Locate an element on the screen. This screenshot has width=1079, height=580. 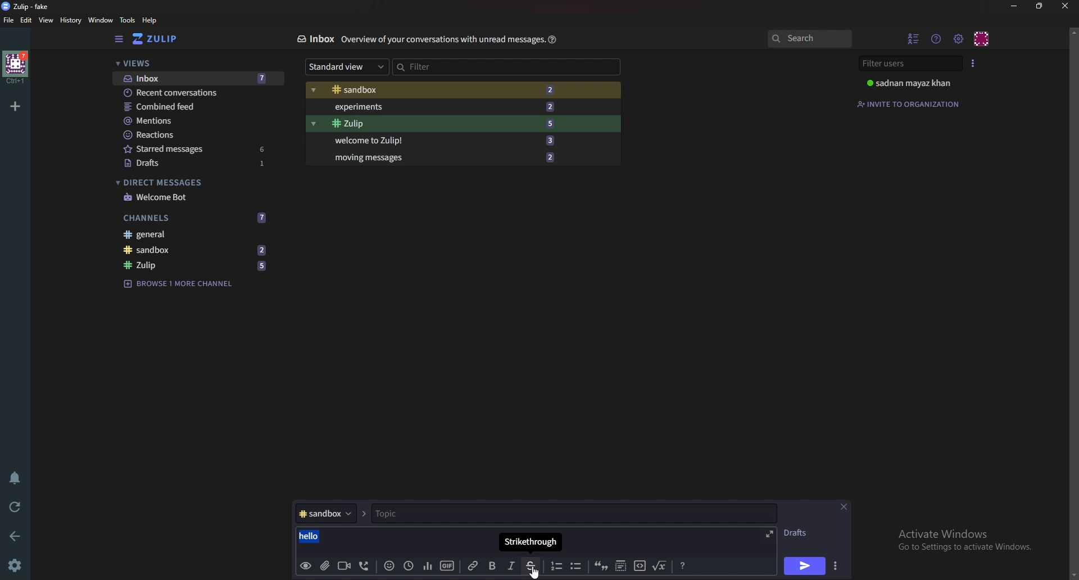
Bold is located at coordinates (491, 567).